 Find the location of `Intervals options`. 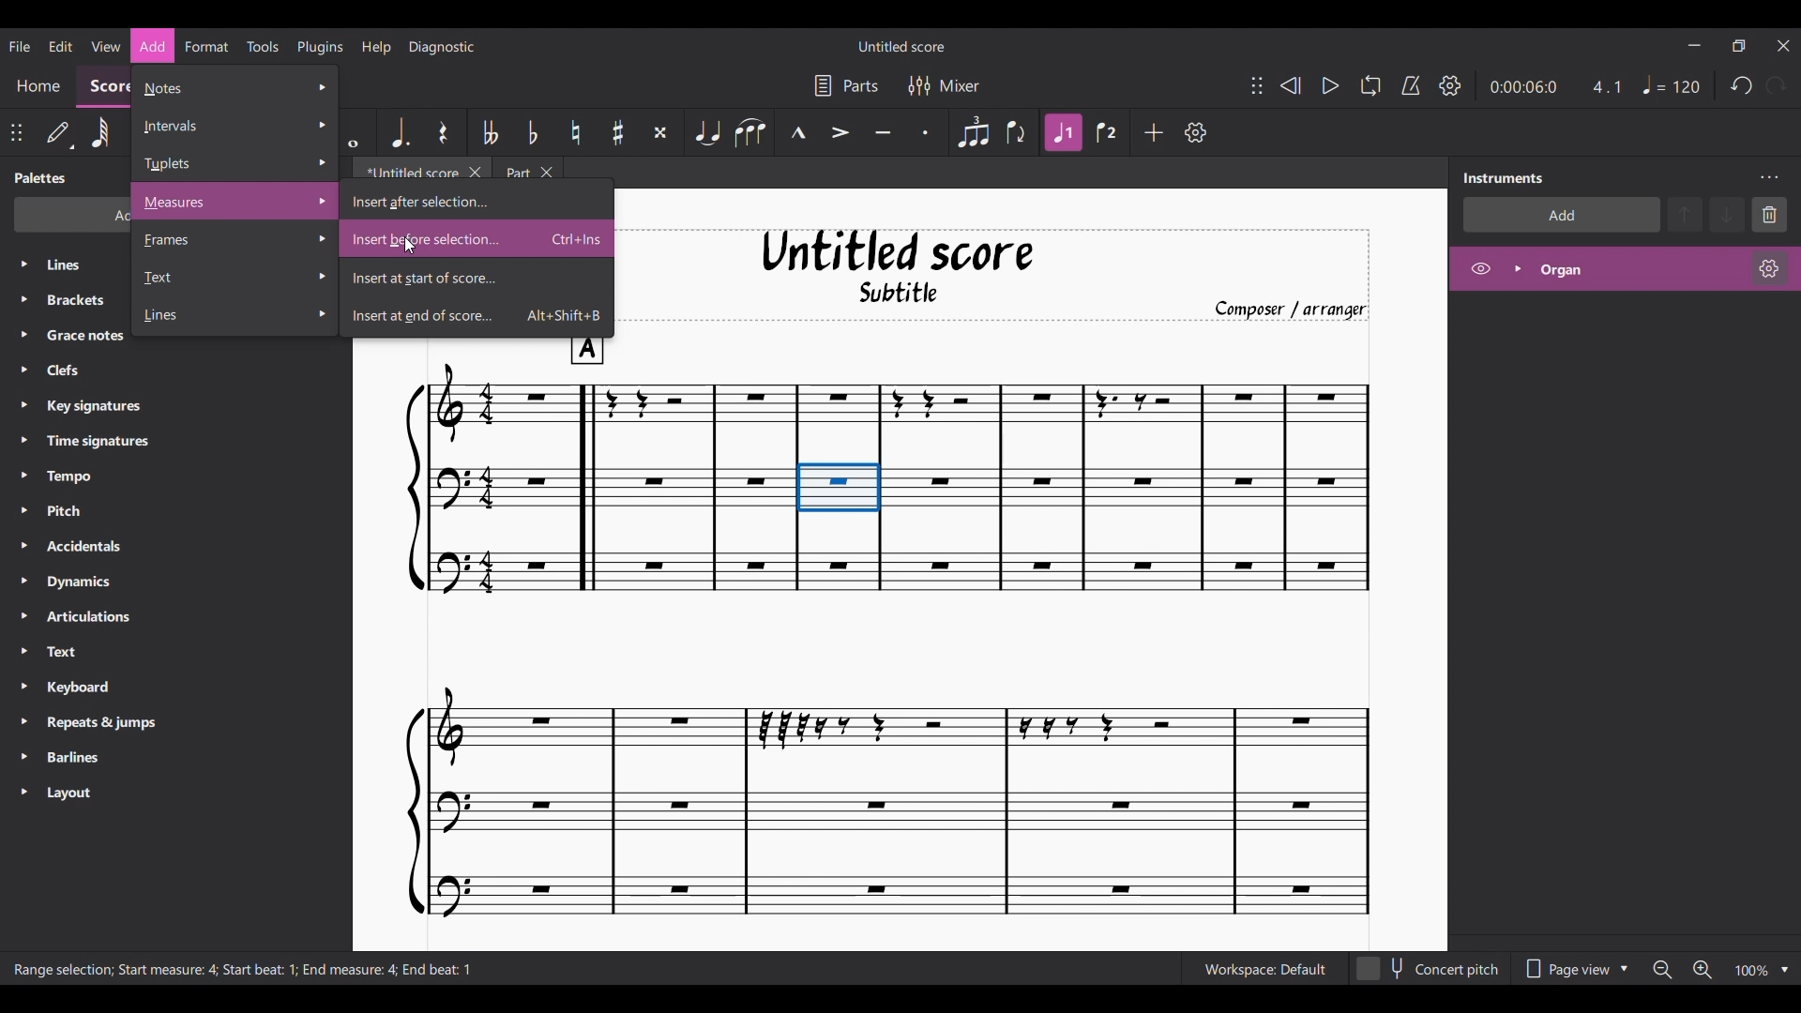

Intervals options is located at coordinates (234, 125).